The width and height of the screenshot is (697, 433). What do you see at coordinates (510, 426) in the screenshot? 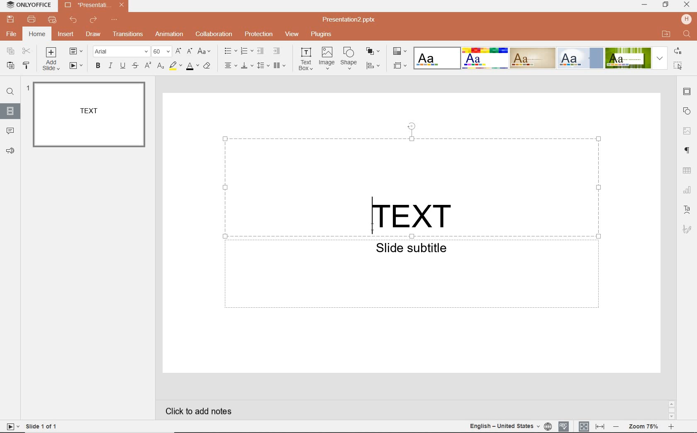
I see `TEXT LANGUAGE` at bounding box center [510, 426].